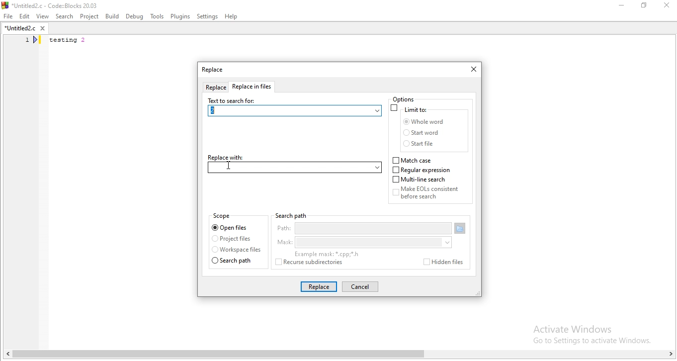 This screenshot has width=677, height=361. What do you see at coordinates (314, 264) in the screenshot?
I see `rescue subdirectories` at bounding box center [314, 264].